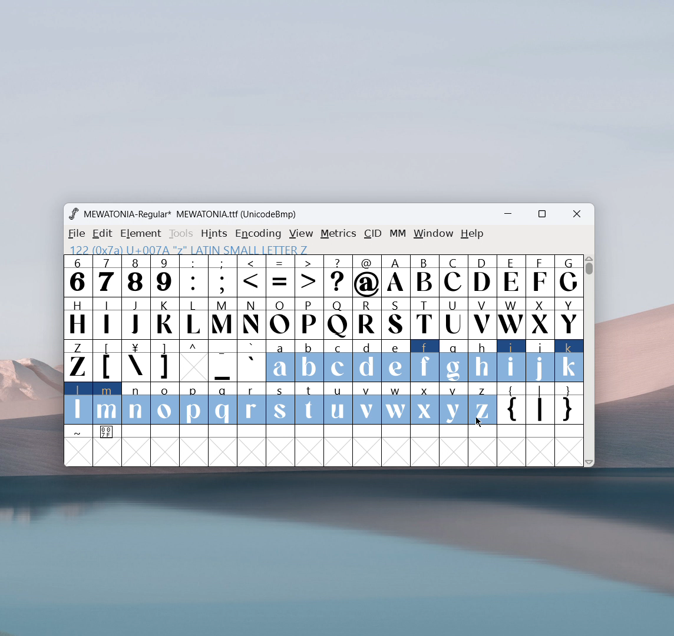 The height and width of the screenshot is (636, 674). I want to click on ~, so click(78, 432).